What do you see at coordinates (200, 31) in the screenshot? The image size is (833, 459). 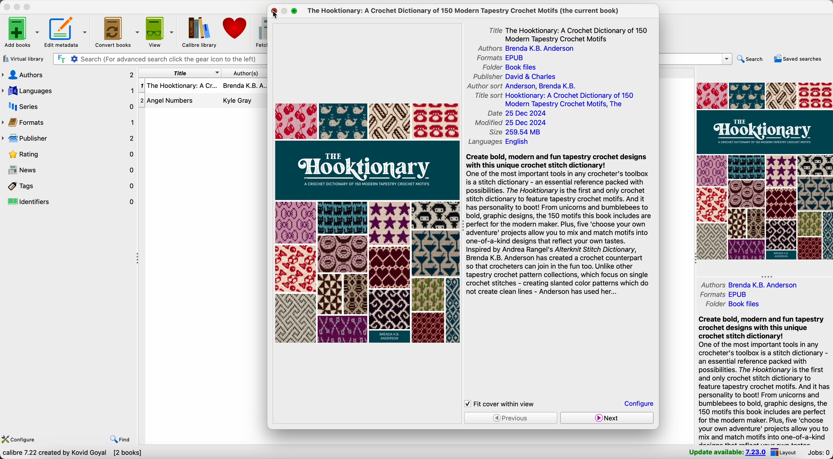 I see `Calibre library` at bounding box center [200, 31].